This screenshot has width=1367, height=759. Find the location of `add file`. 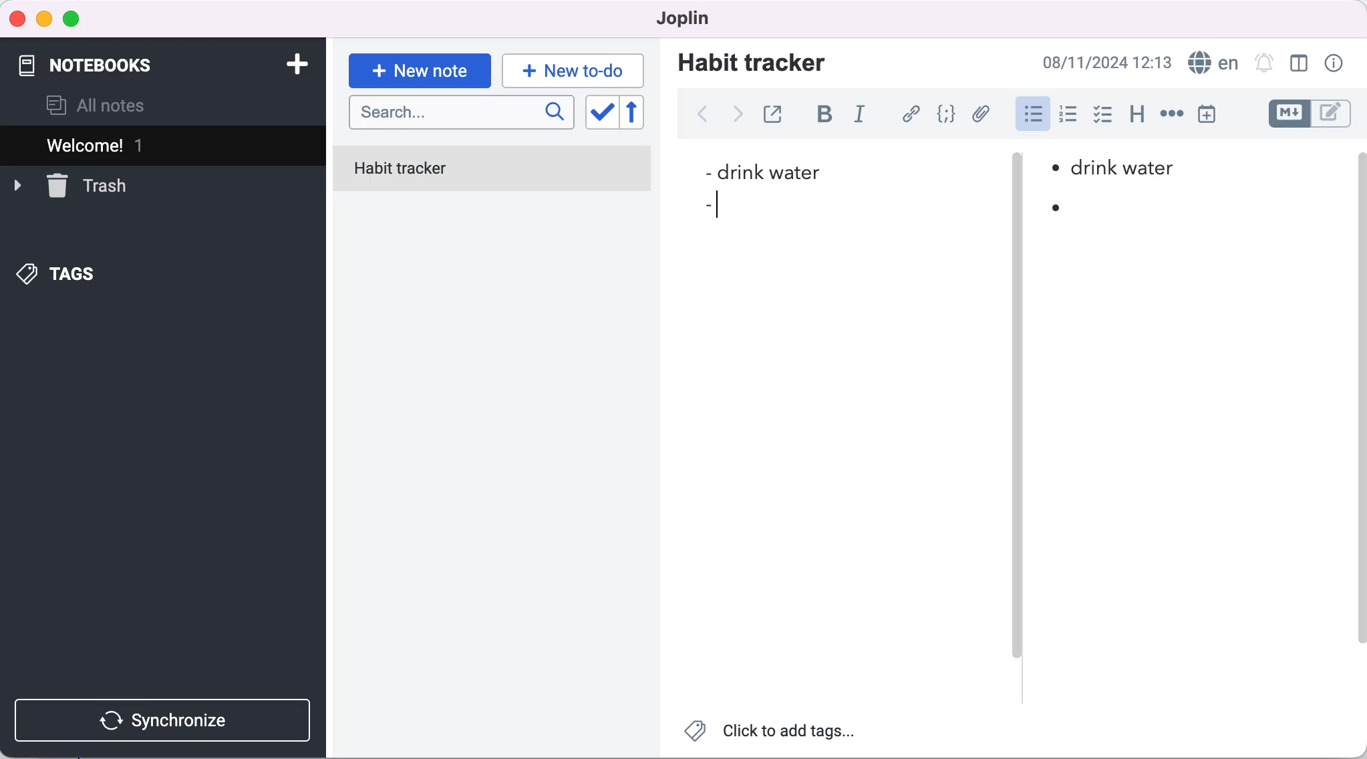

add file is located at coordinates (983, 116).